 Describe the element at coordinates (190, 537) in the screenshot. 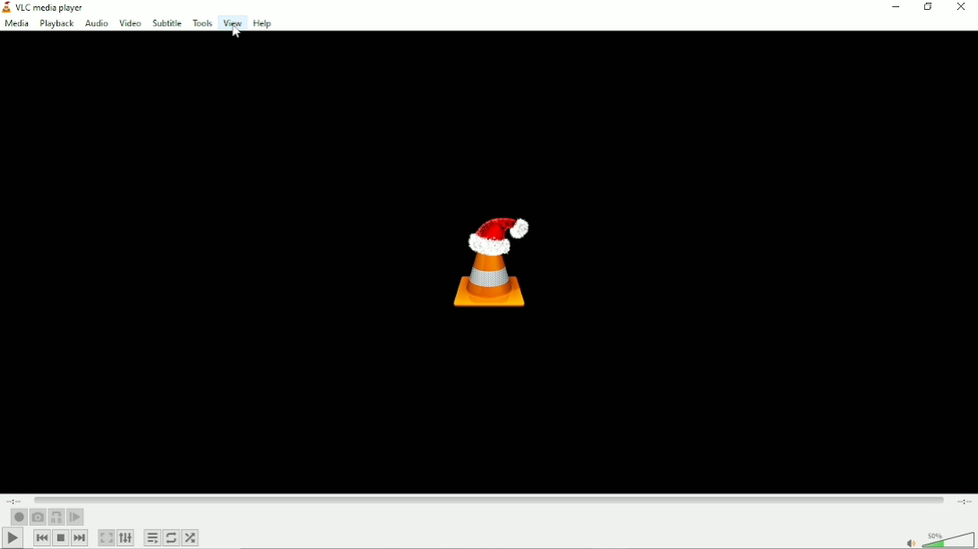

I see `Random` at that location.